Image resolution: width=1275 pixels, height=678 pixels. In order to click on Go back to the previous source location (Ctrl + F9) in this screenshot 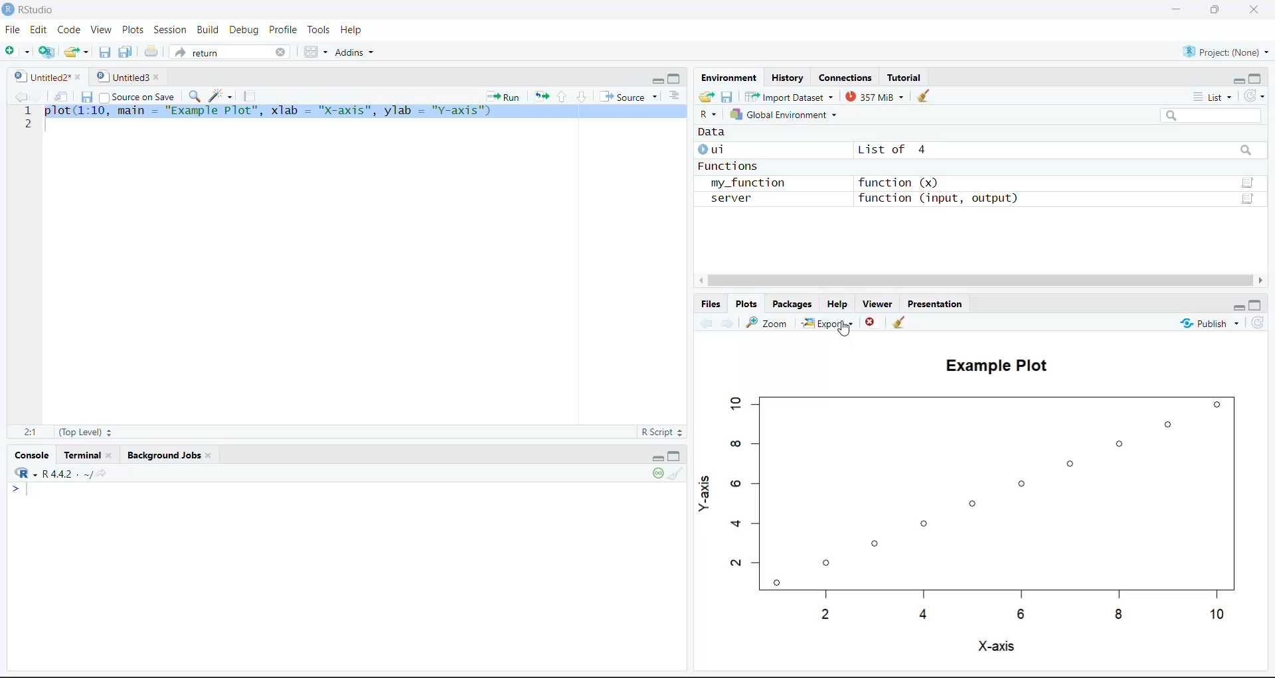, I will do `click(18, 96)`.